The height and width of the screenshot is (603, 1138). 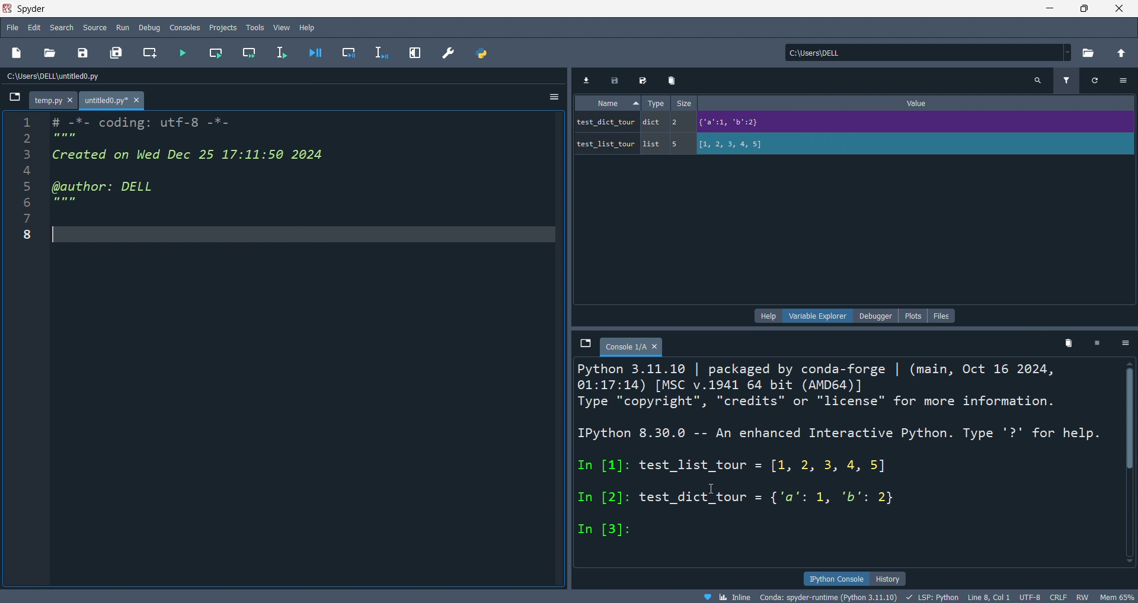 I want to click on console 1/A, so click(x=635, y=344).